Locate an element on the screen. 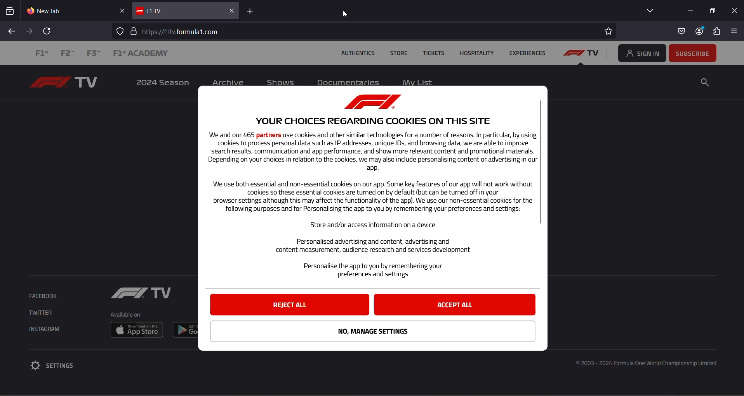 The width and height of the screenshot is (744, 396). facebook is located at coordinates (45, 296).